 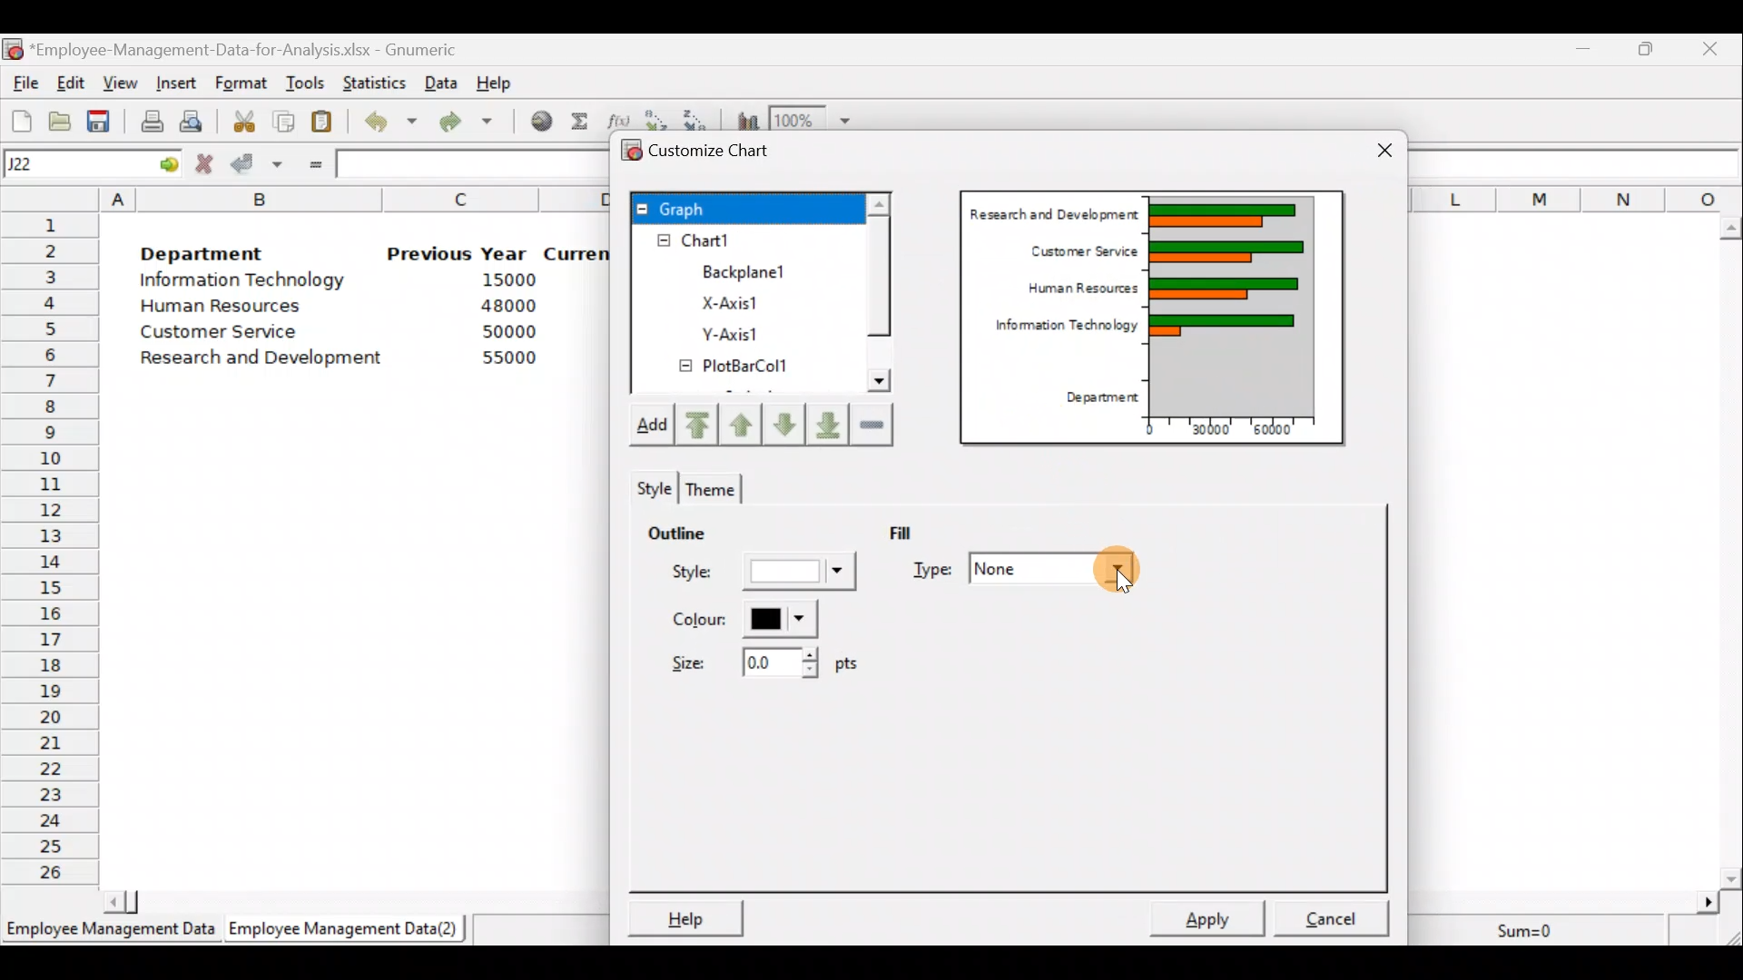 What do you see at coordinates (698, 117) in the screenshot?
I see `Sort in descending order` at bounding box center [698, 117].